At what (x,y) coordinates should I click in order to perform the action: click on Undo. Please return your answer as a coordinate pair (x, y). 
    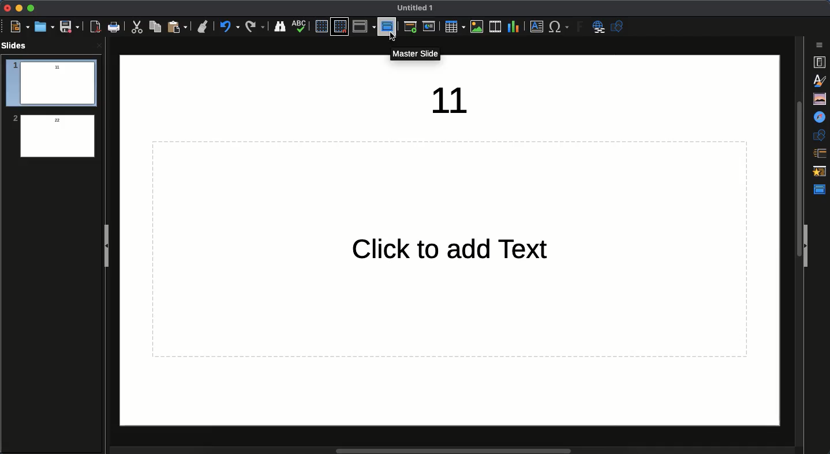
    Looking at the image, I should click on (229, 27).